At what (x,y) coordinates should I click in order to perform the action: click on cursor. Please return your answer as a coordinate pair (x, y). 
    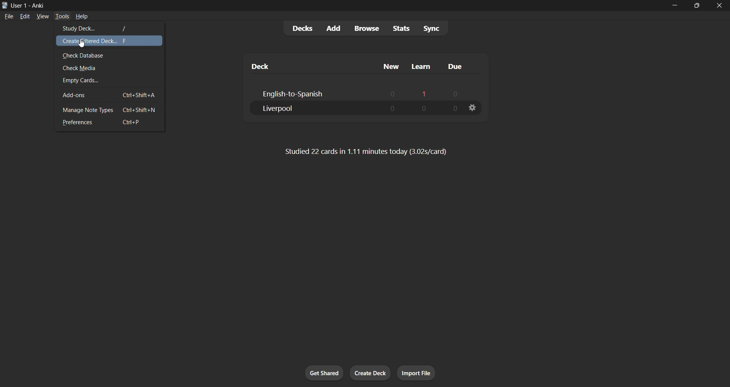
    Looking at the image, I should click on (80, 44).